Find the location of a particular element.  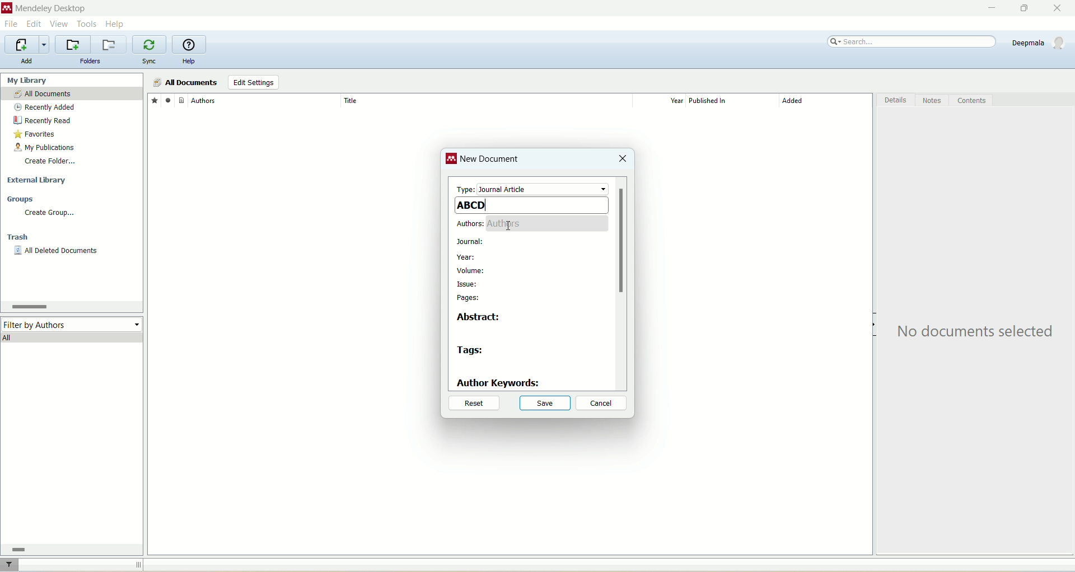

year is located at coordinates (466, 258).